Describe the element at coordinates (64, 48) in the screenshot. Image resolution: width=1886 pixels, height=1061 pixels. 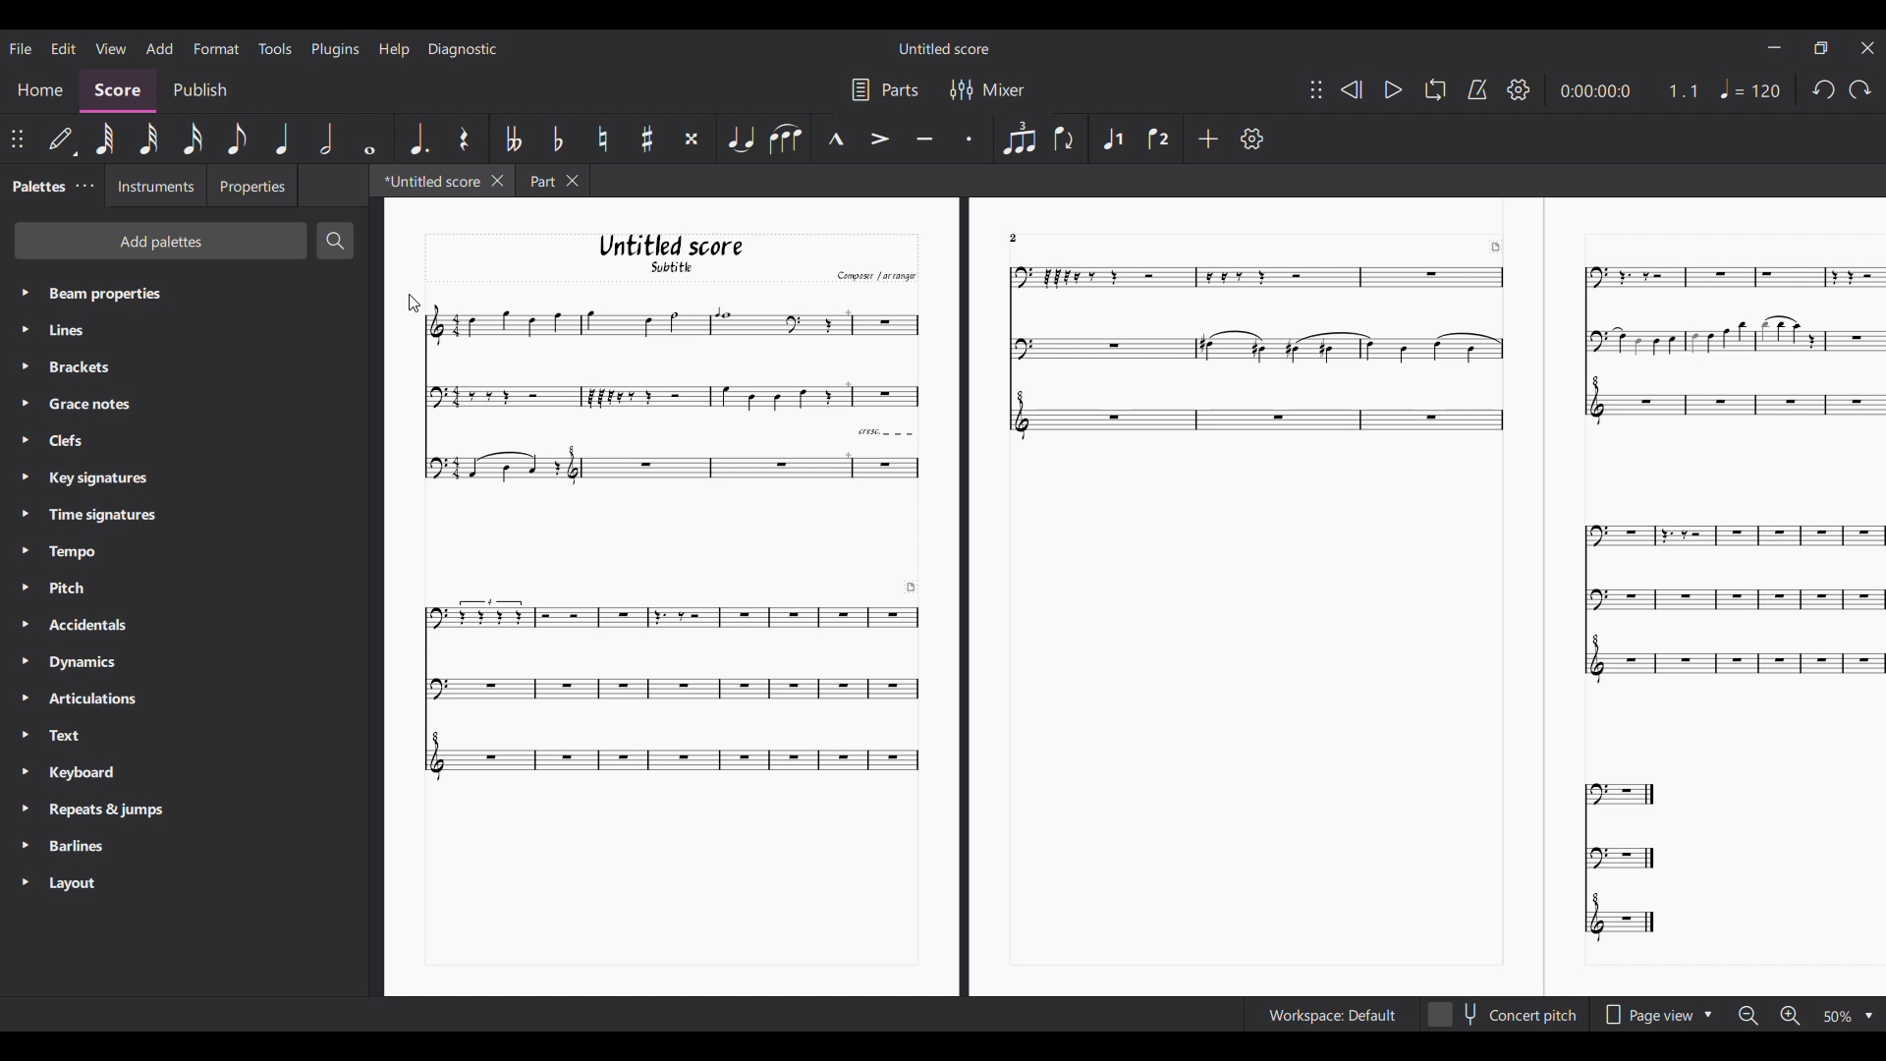
I see `Edit` at that location.